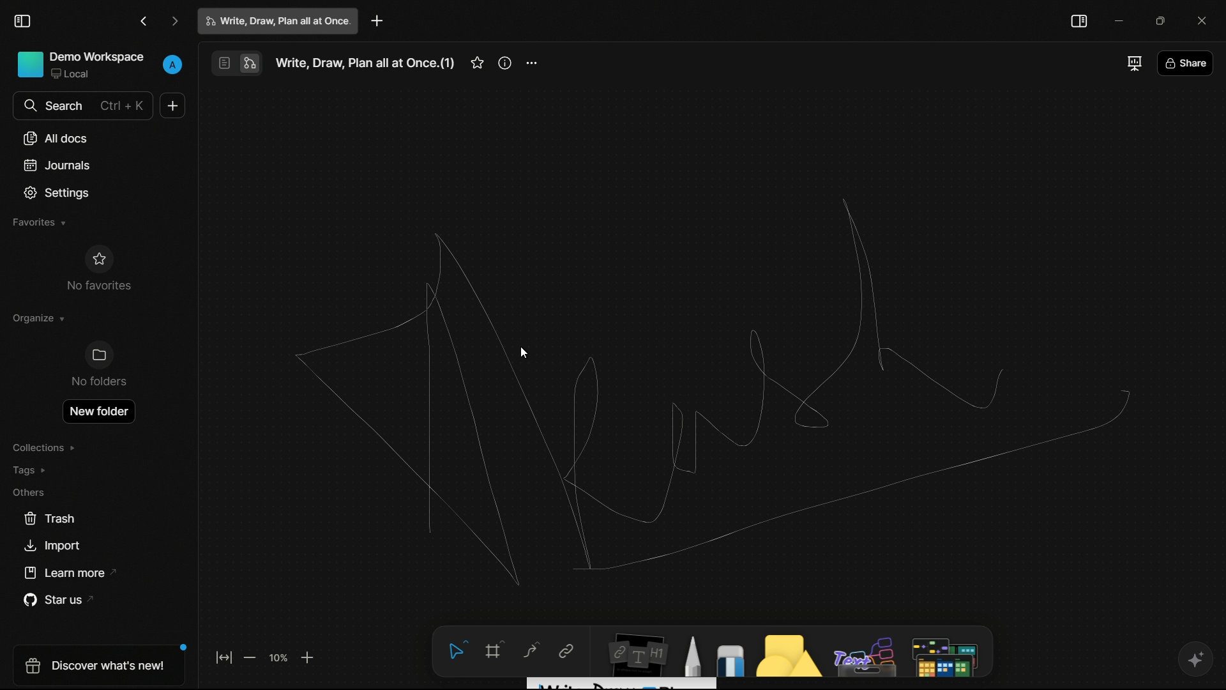  What do you see at coordinates (98, 259) in the screenshot?
I see `Icon` at bounding box center [98, 259].